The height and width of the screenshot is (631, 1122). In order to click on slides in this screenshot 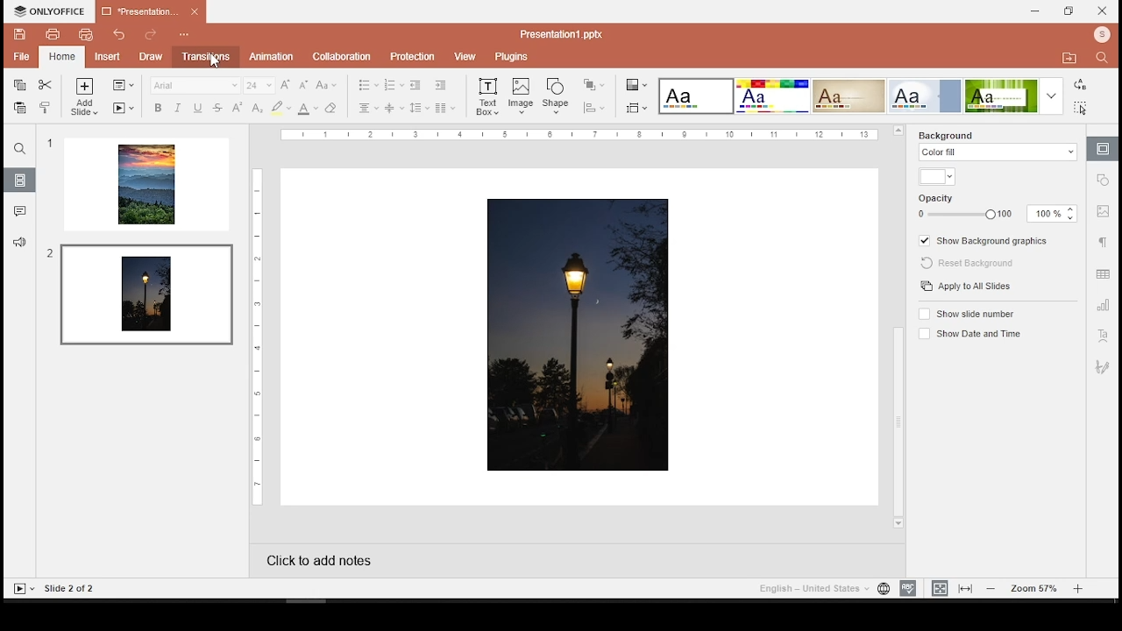, I will do `click(20, 181)`.